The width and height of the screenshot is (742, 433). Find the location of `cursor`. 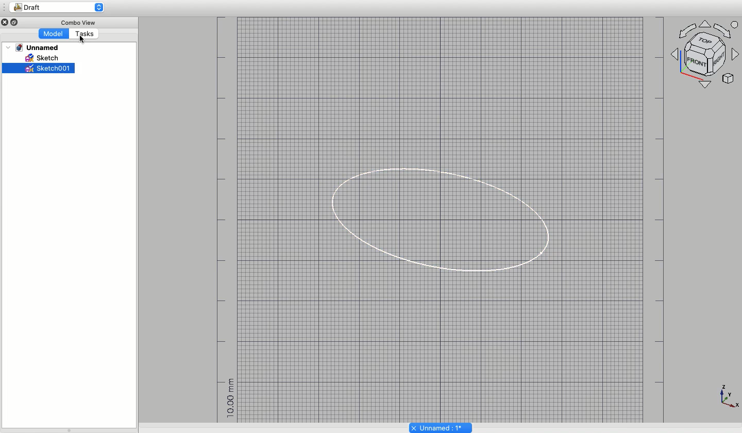

cursor is located at coordinates (83, 39).